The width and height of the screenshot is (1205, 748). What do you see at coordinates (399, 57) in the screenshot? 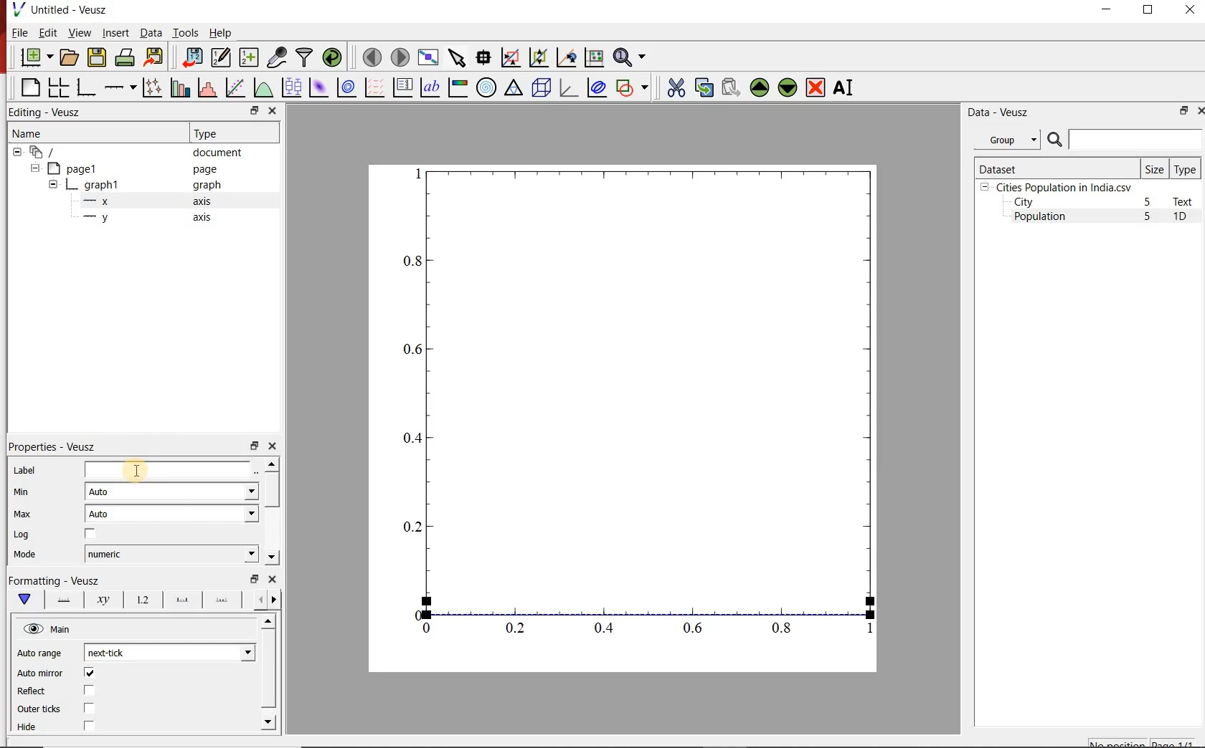
I see `move to the next page` at bounding box center [399, 57].